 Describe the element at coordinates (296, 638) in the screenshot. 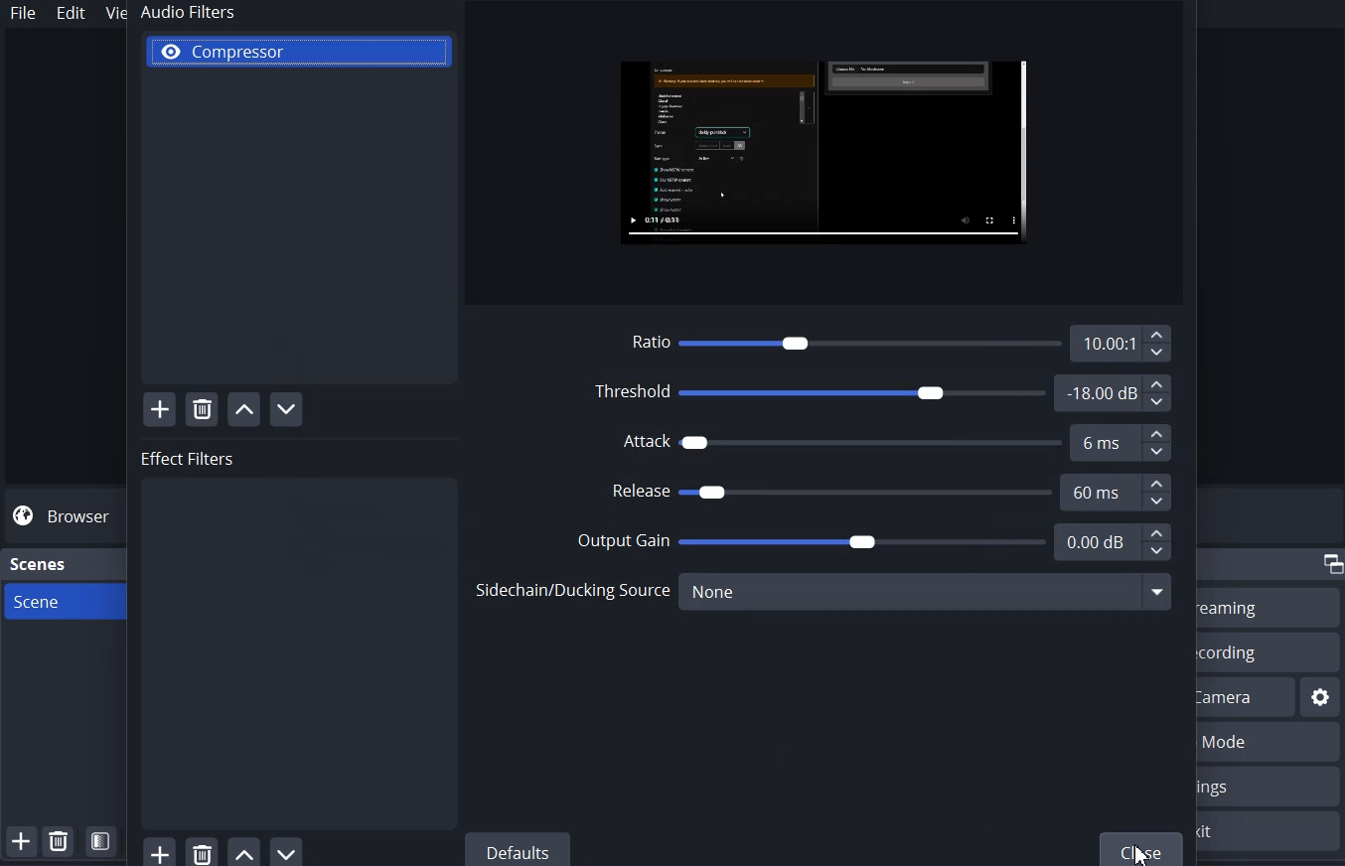

I see `Effect Filters` at that location.